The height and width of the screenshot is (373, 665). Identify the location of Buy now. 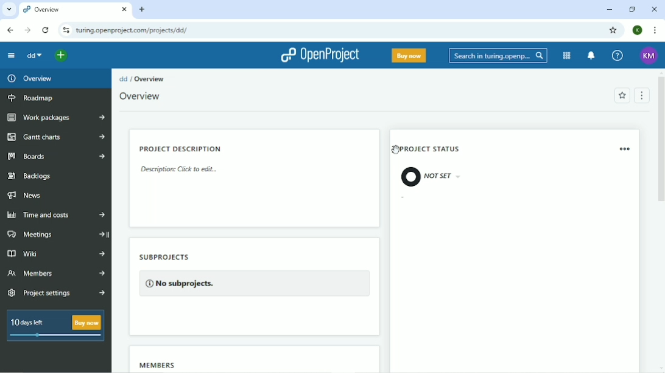
(409, 55).